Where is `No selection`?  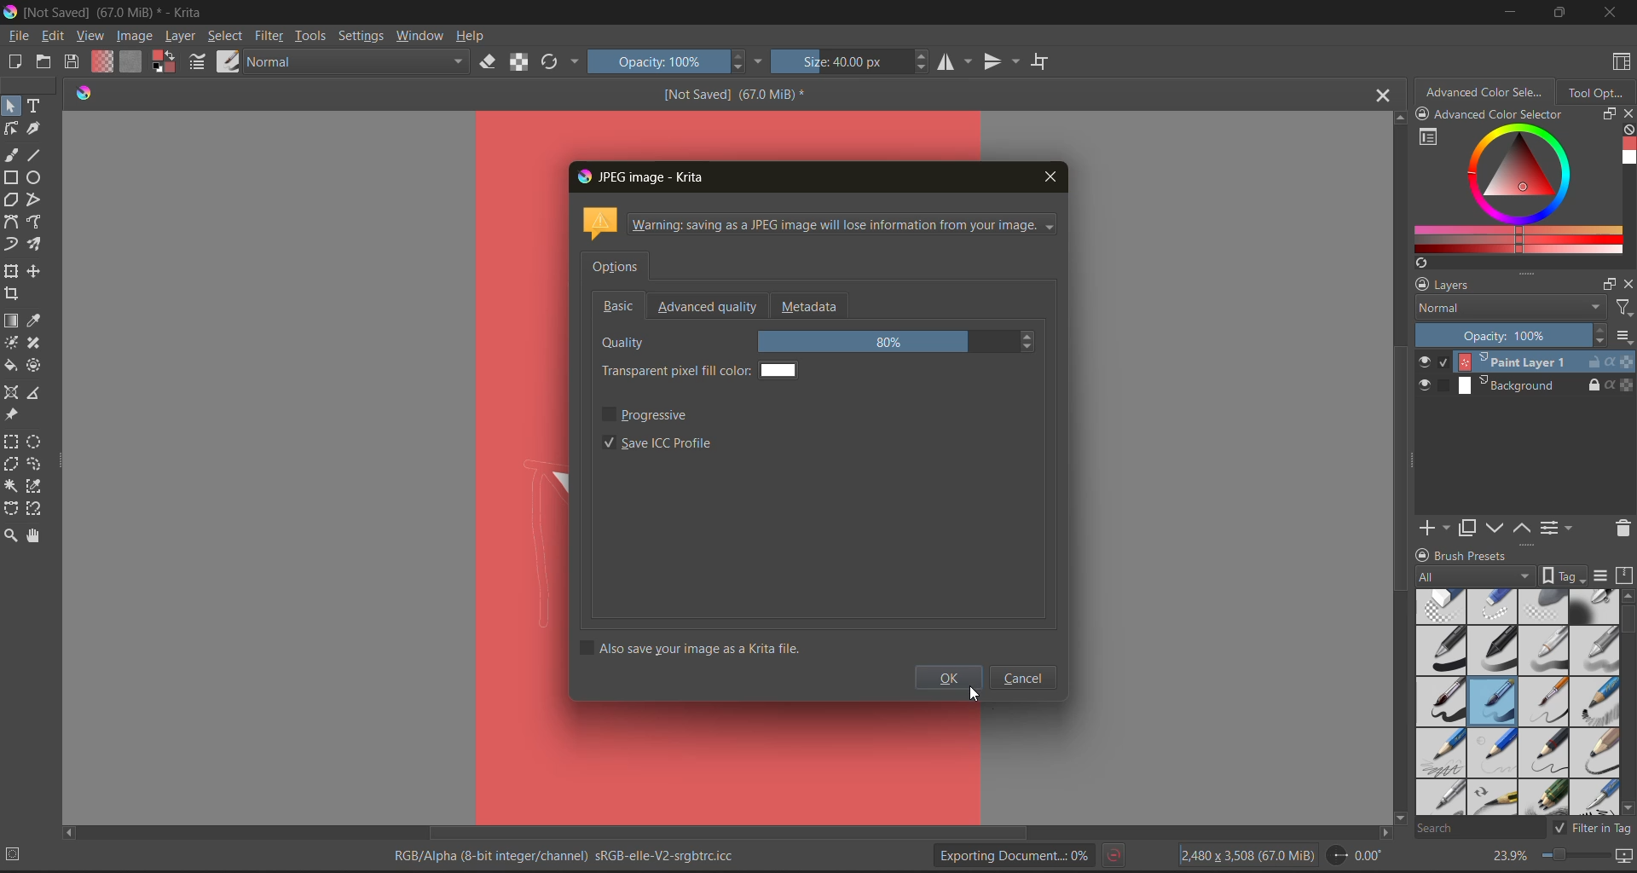
No selection is located at coordinates (19, 854).